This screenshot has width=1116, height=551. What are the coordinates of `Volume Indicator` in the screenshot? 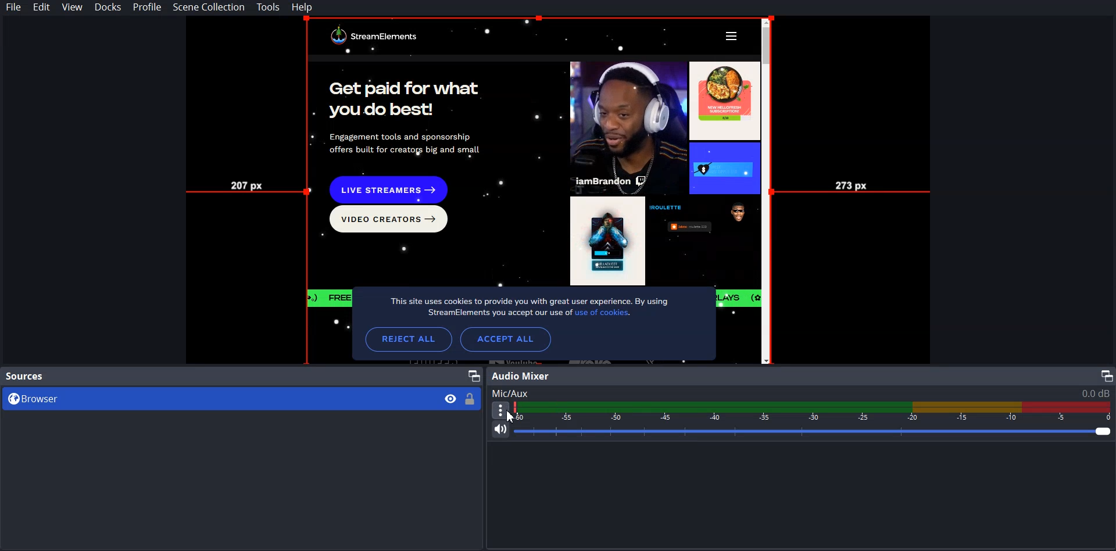 It's located at (814, 412).